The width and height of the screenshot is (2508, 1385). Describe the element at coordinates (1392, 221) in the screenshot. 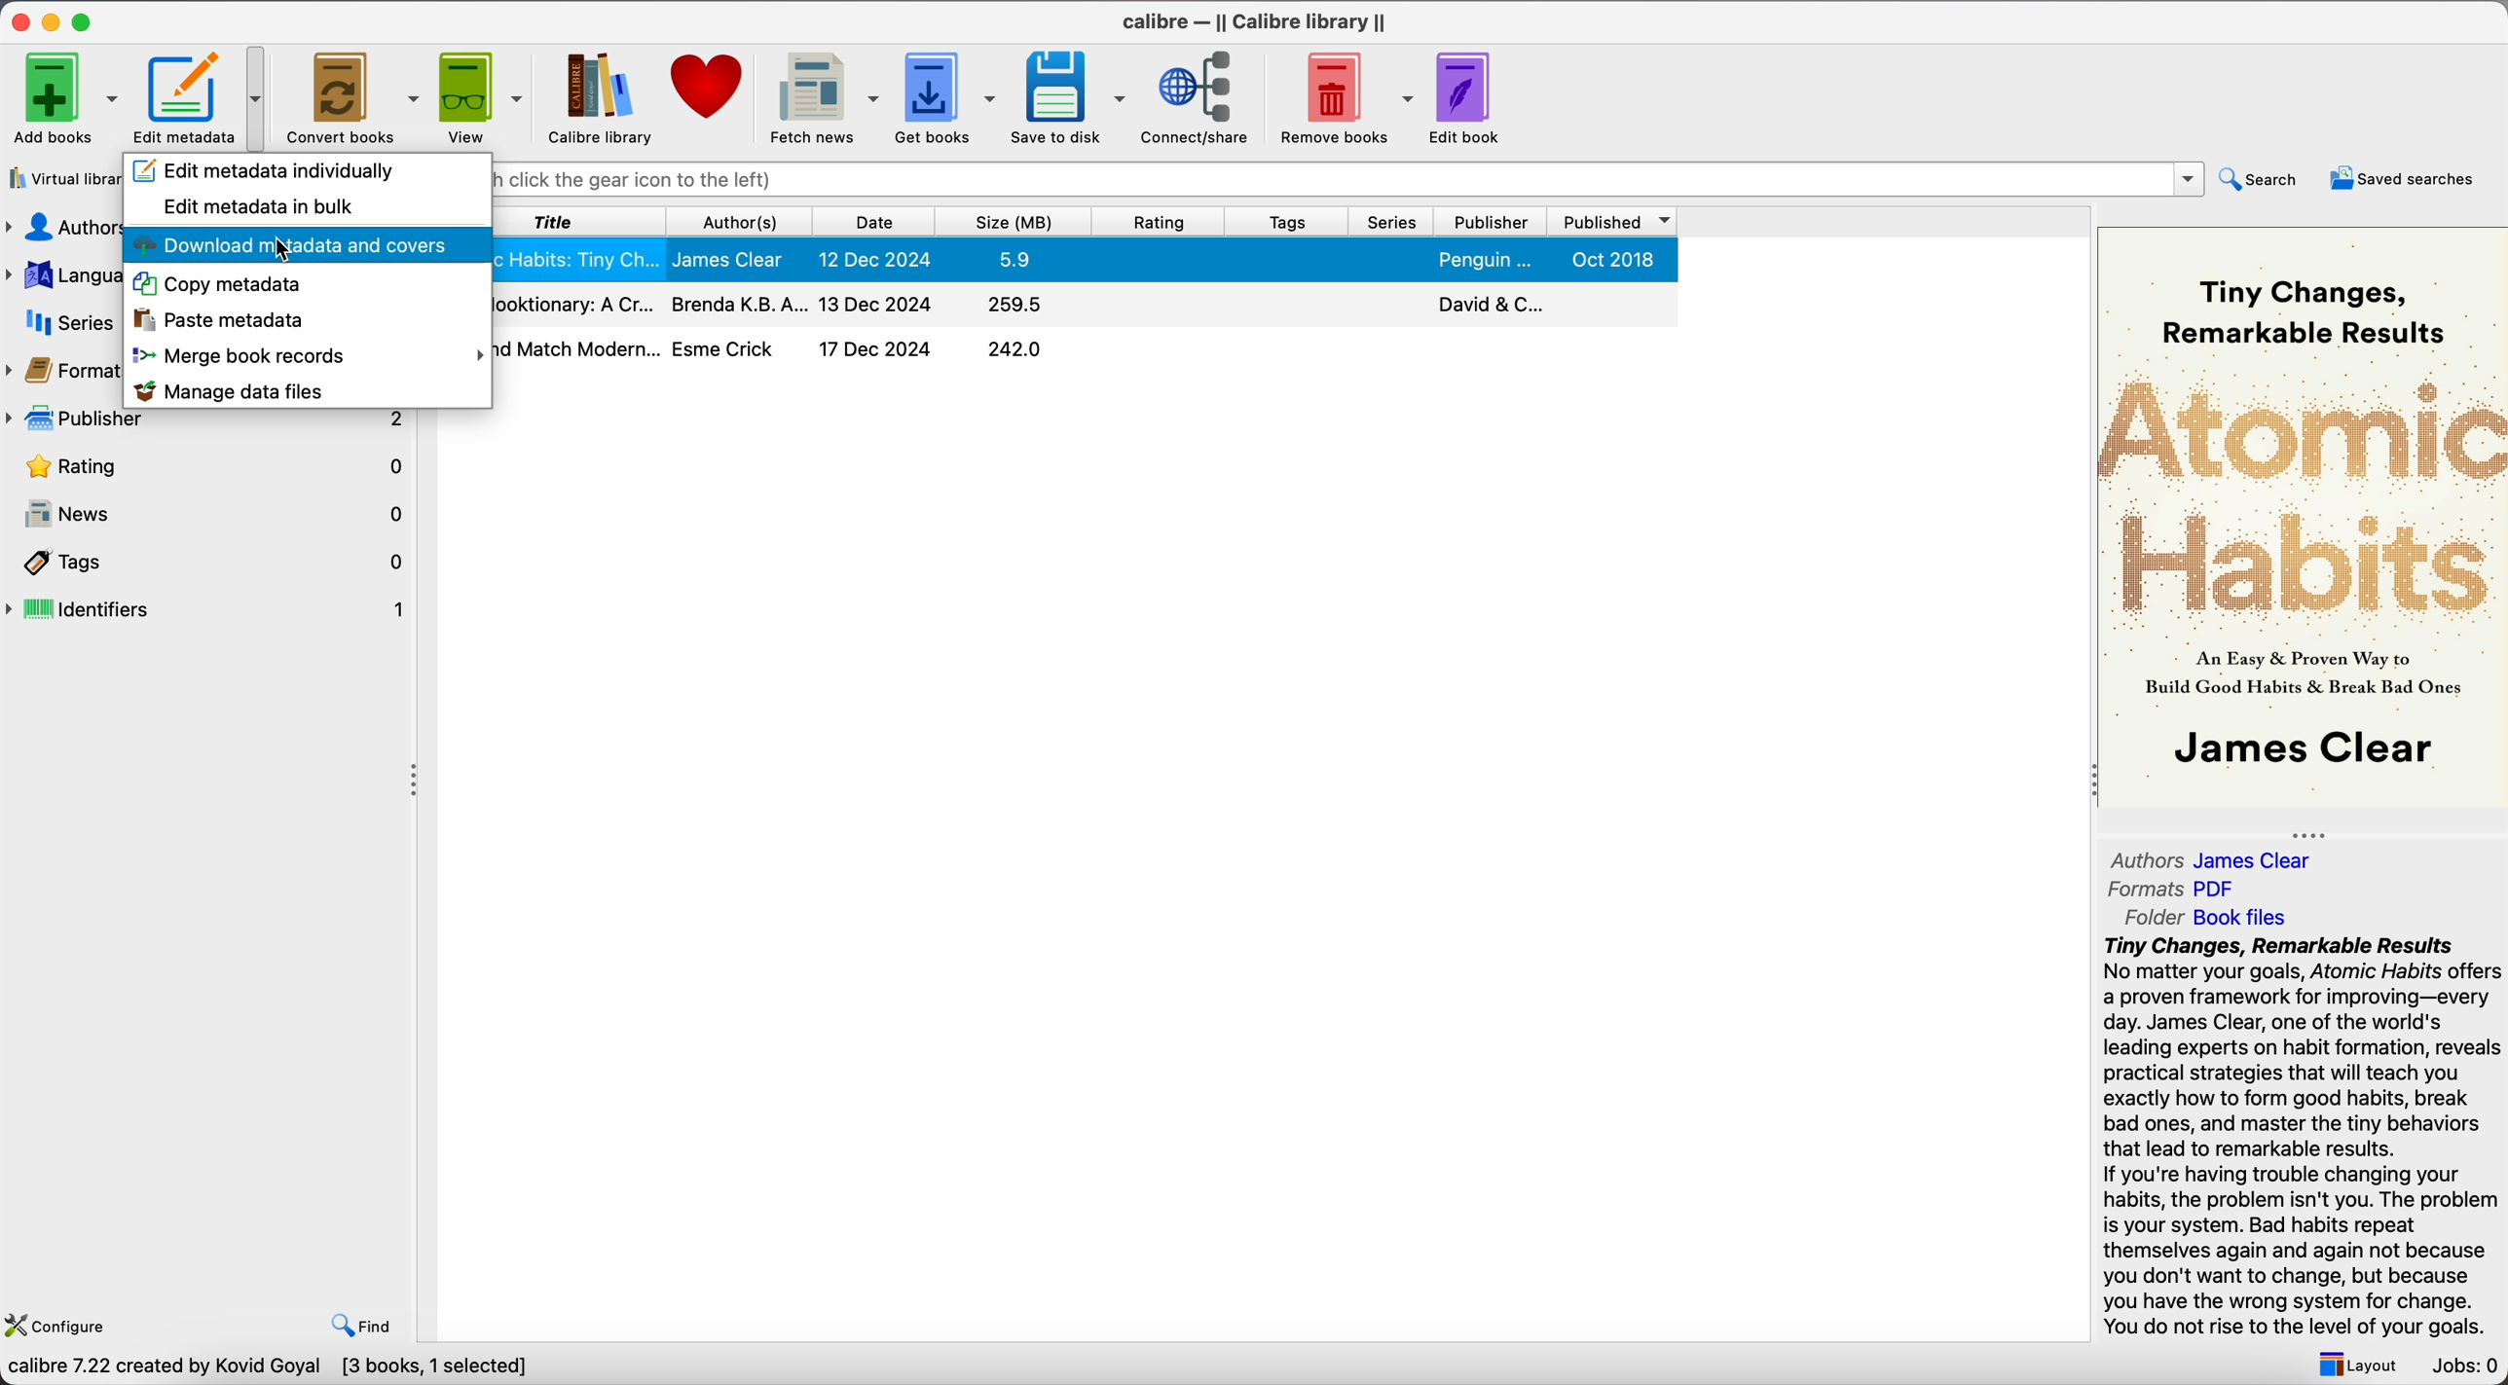

I see `series` at that location.